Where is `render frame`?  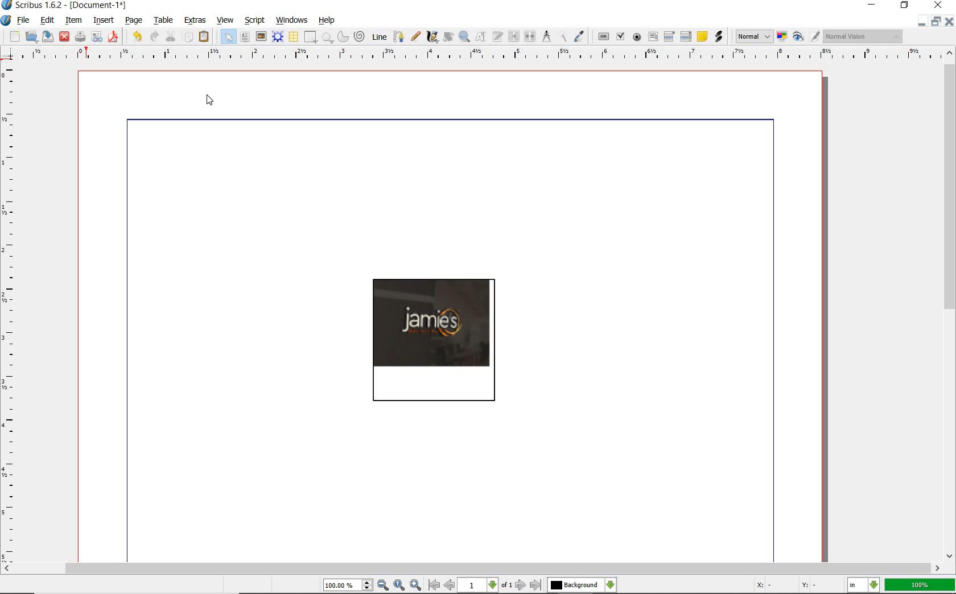 render frame is located at coordinates (278, 37).